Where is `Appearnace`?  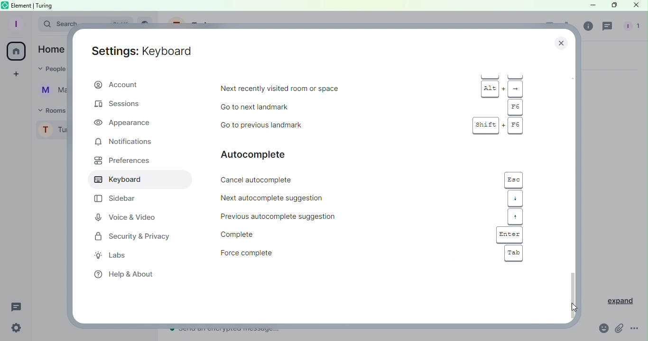
Appearnace is located at coordinates (124, 123).